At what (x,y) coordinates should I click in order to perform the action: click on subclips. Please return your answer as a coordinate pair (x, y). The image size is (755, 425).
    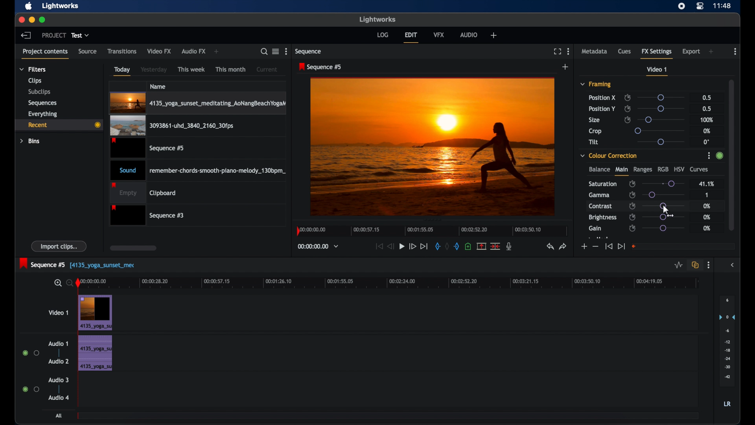
    Looking at the image, I should click on (39, 92).